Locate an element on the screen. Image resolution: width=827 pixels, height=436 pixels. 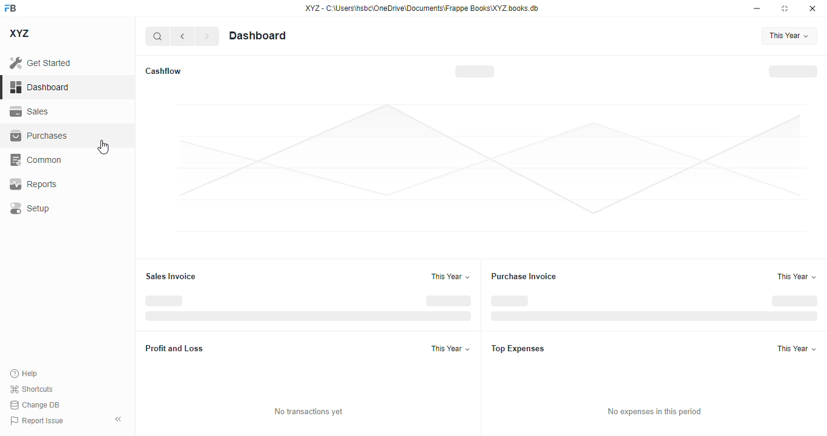
cursor is located at coordinates (102, 147).